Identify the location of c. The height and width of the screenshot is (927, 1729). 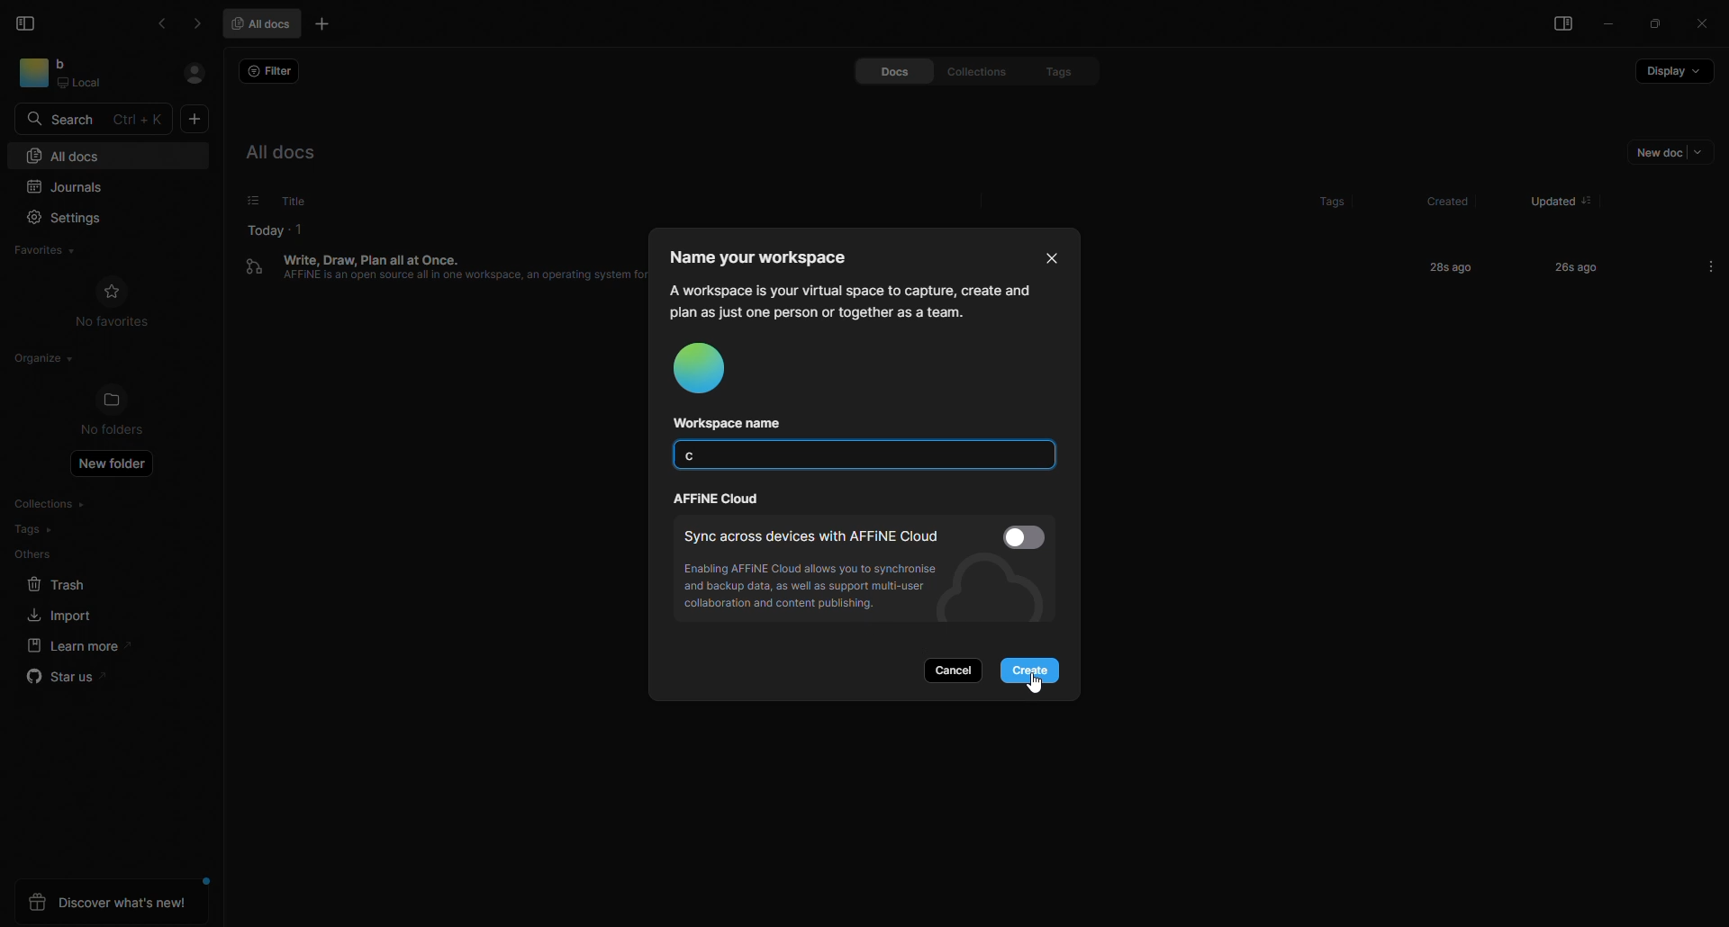
(694, 458).